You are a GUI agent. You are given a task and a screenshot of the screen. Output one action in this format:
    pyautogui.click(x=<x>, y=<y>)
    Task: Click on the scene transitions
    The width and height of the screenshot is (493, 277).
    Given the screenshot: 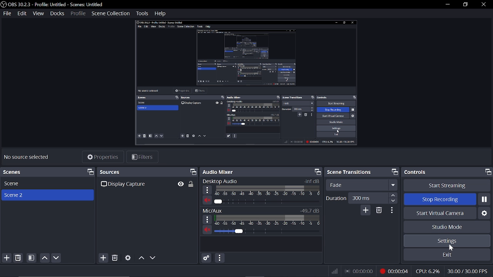 What is the action you would take?
    pyautogui.click(x=350, y=172)
    